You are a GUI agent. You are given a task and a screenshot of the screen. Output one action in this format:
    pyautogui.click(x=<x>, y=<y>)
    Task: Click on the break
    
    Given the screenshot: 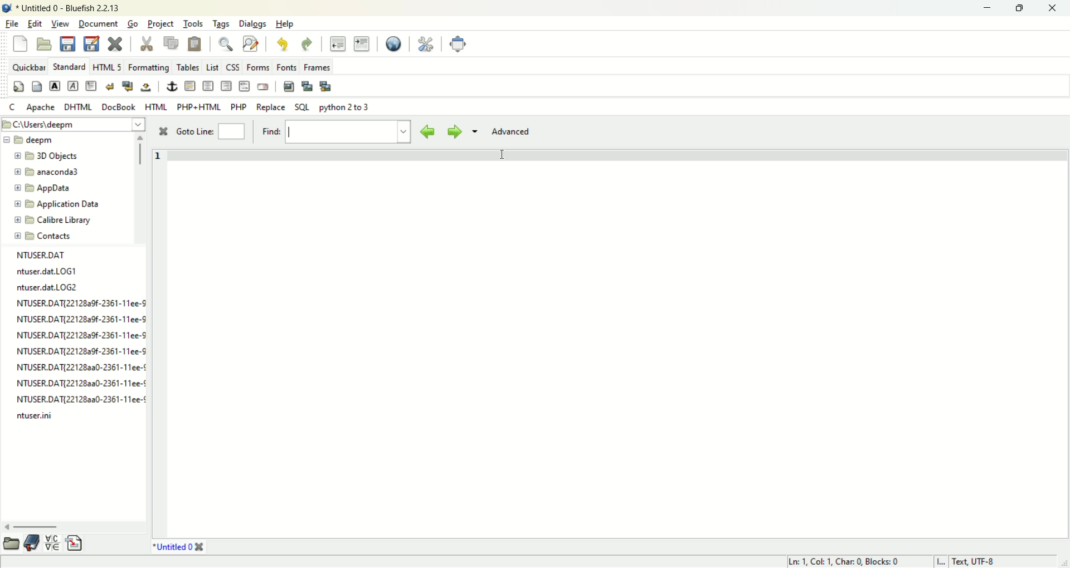 What is the action you would take?
    pyautogui.click(x=111, y=87)
    